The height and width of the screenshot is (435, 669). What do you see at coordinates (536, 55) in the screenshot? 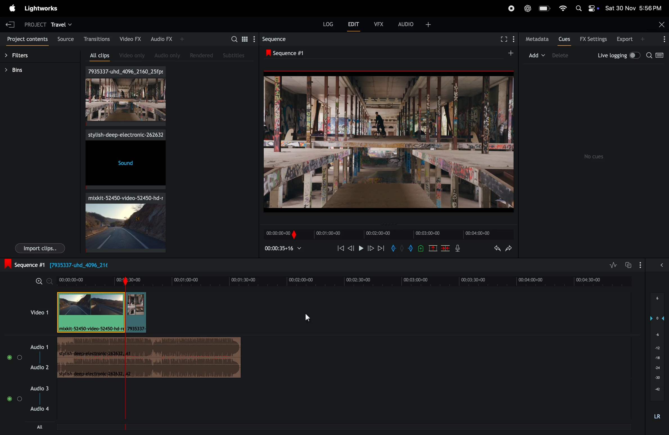
I see `add` at bounding box center [536, 55].